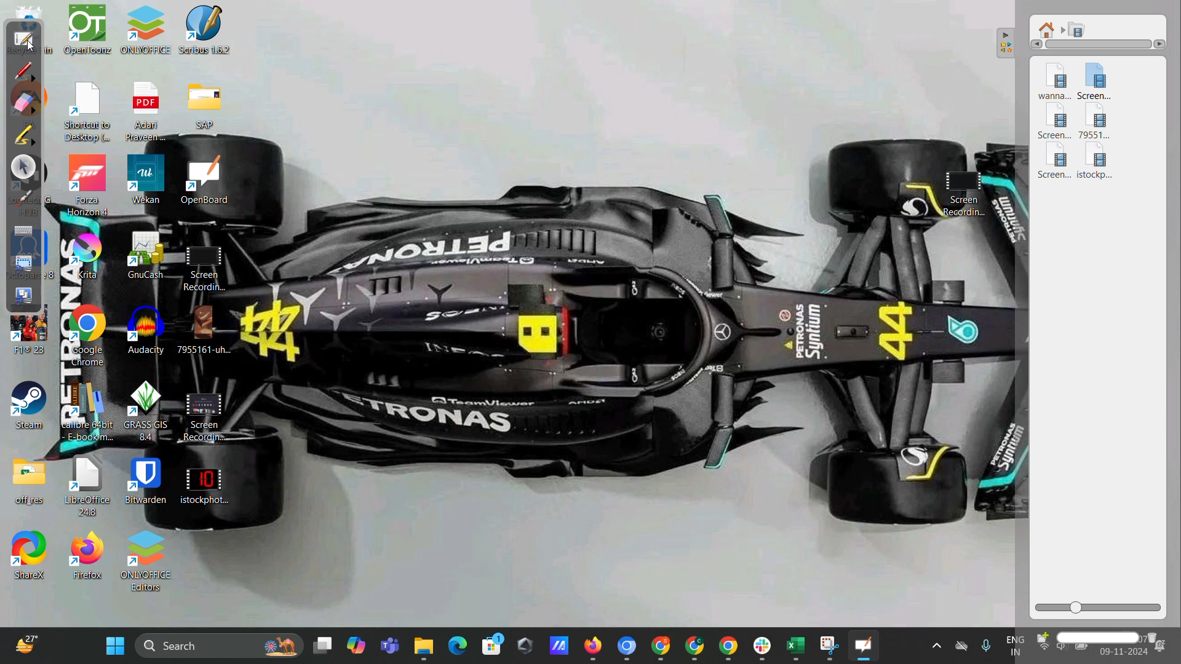 Image resolution: width=1181 pixels, height=664 pixels. Describe the element at coordinates (1102, 124) in the screenshot. I see `video 4` at that location.